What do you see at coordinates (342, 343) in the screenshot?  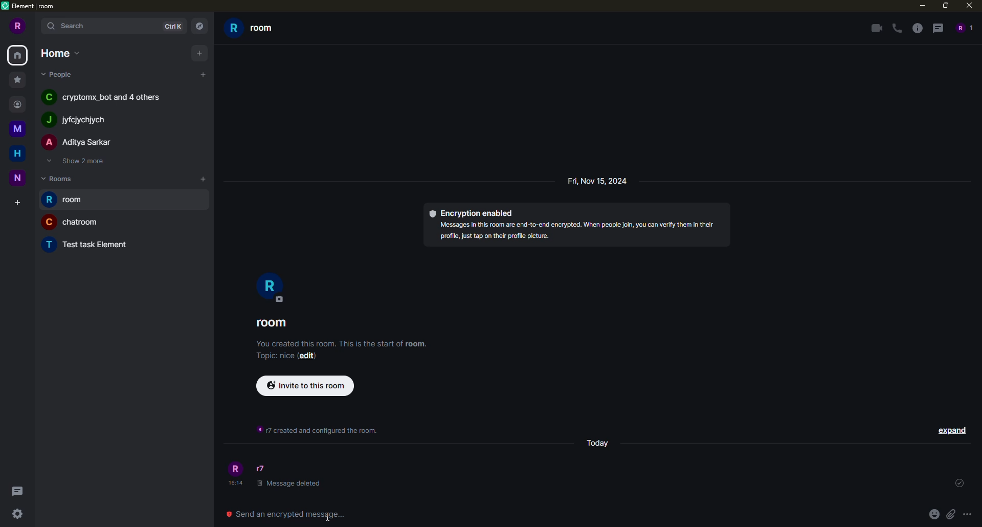 I see `info` at bounding box center [342, 343].